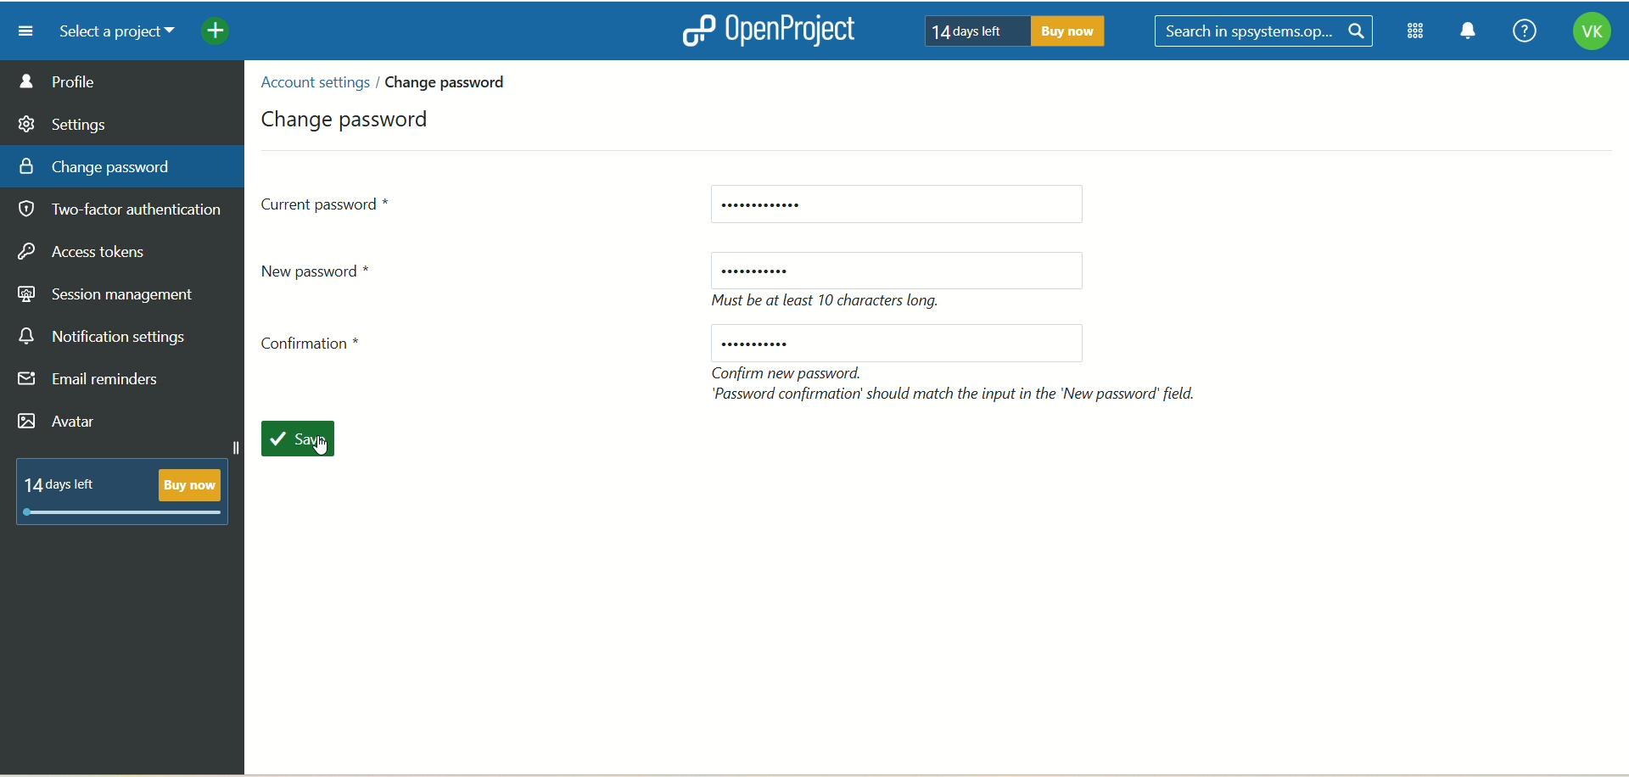 This screenshot has width=1629, height=777. I want to click on help, so click(1520, 32).